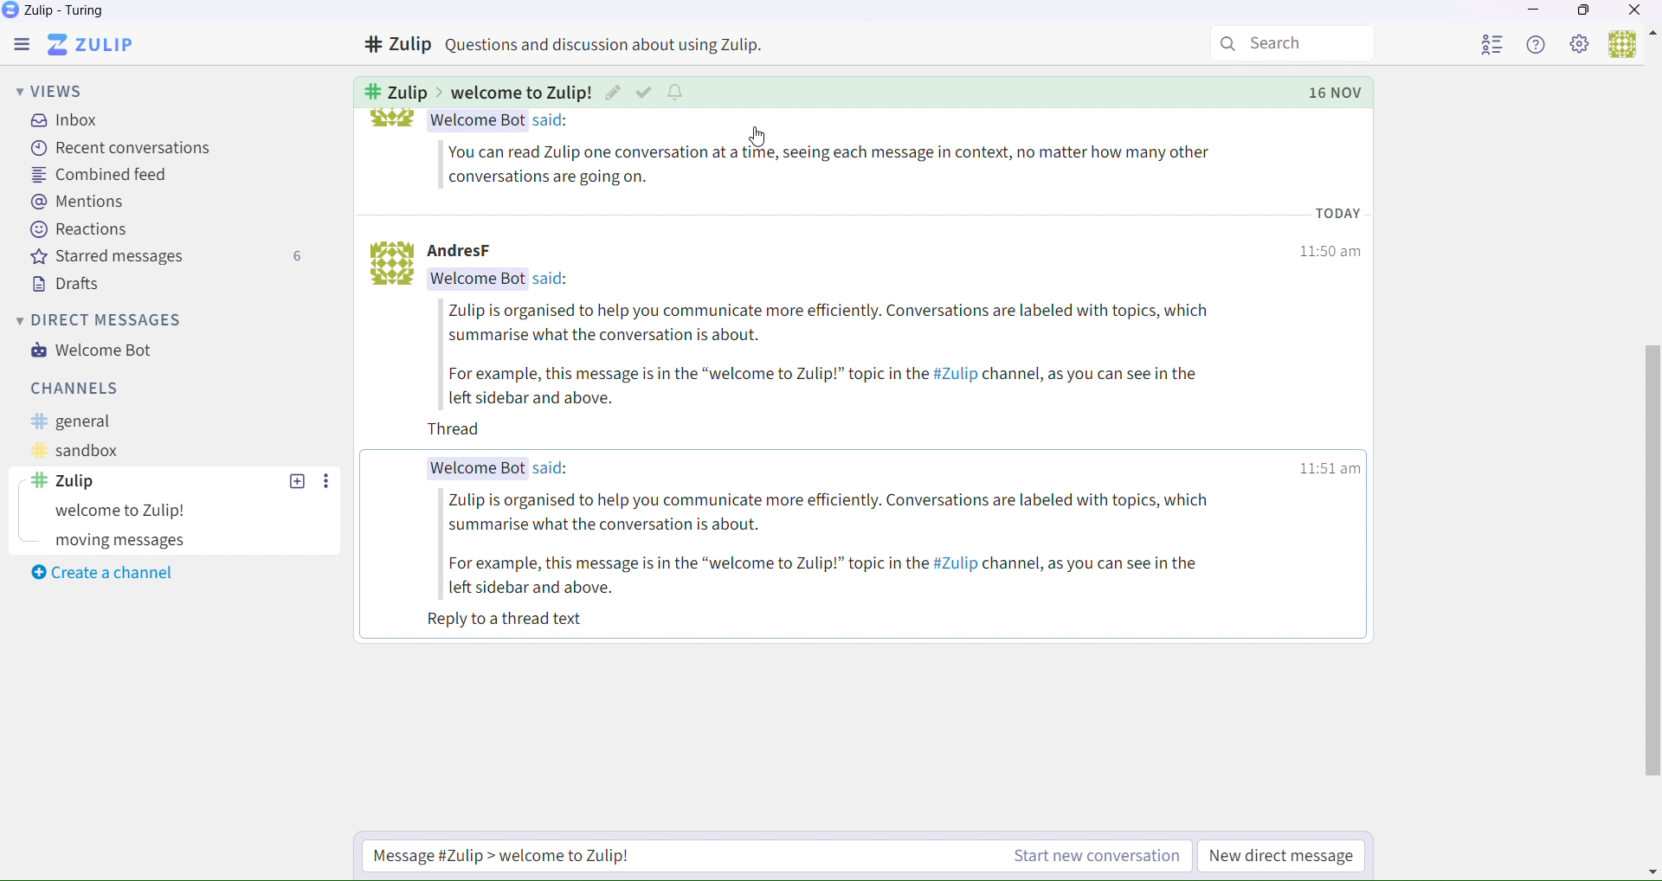  Describe the element at coordinates (476, 92) in the screenshot. I see `` at that location.